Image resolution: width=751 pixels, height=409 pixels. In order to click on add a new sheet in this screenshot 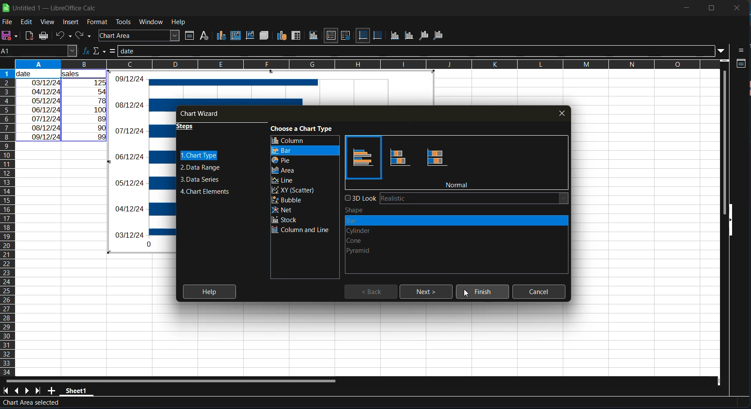, I will do `click(51, 390)`.